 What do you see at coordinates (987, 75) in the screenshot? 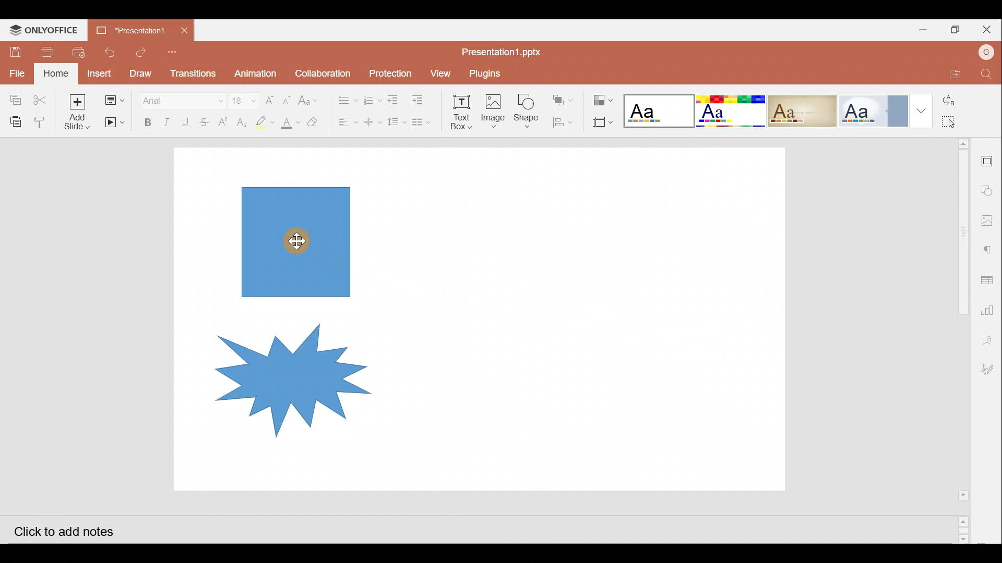
I see `Find` at bounding box center [987, 75].